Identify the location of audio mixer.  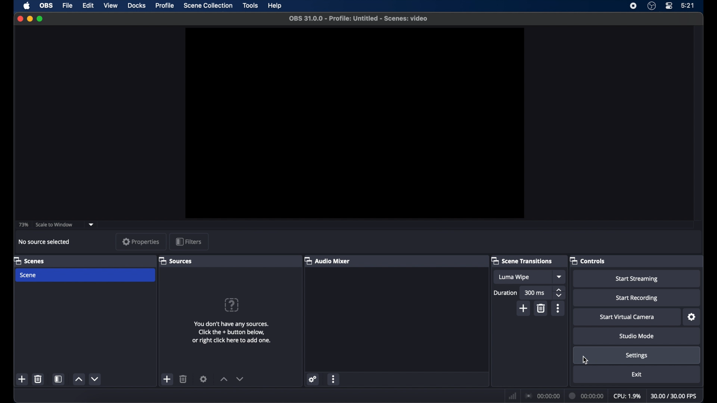
(327, 260).